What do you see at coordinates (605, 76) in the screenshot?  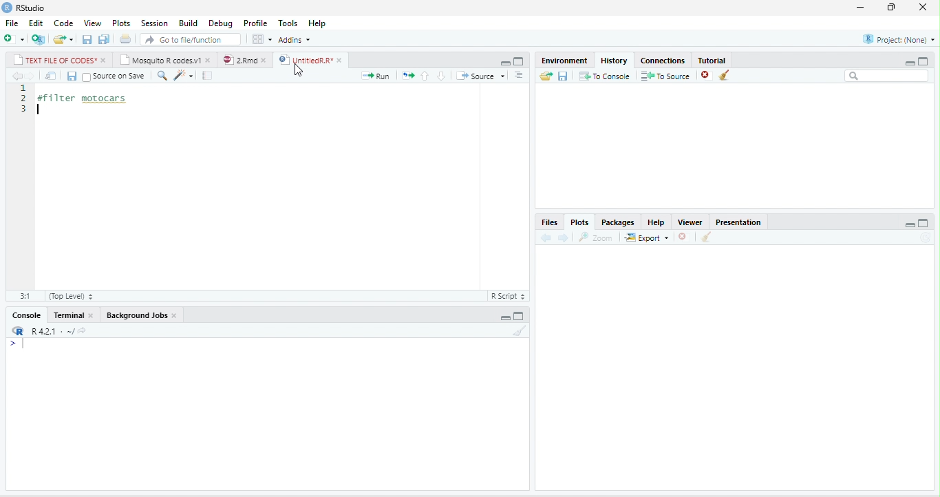 I see `To console` at bounding box center [605, 76].